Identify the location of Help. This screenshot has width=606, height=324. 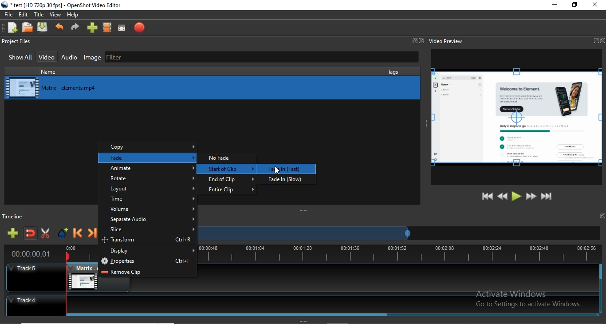
(74, 16).